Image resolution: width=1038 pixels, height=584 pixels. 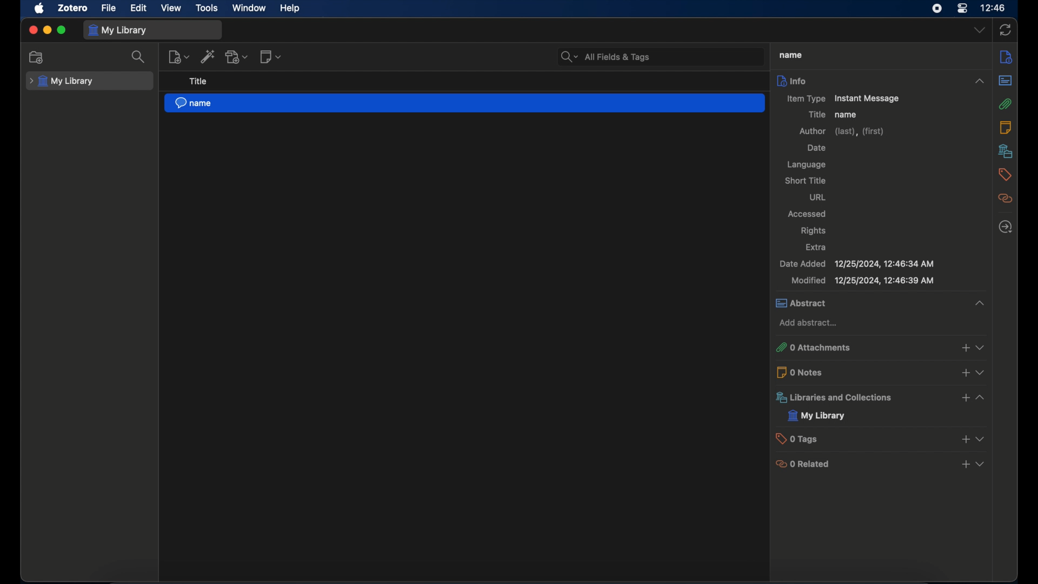 I want to click on libraries and collections, so click(x=879, y=397).